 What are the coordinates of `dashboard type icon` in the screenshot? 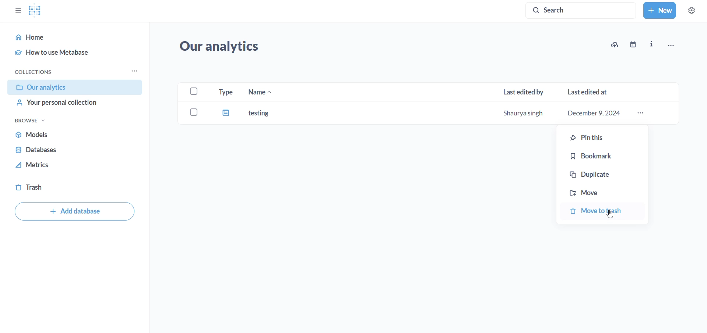 It's located at (227, 114).